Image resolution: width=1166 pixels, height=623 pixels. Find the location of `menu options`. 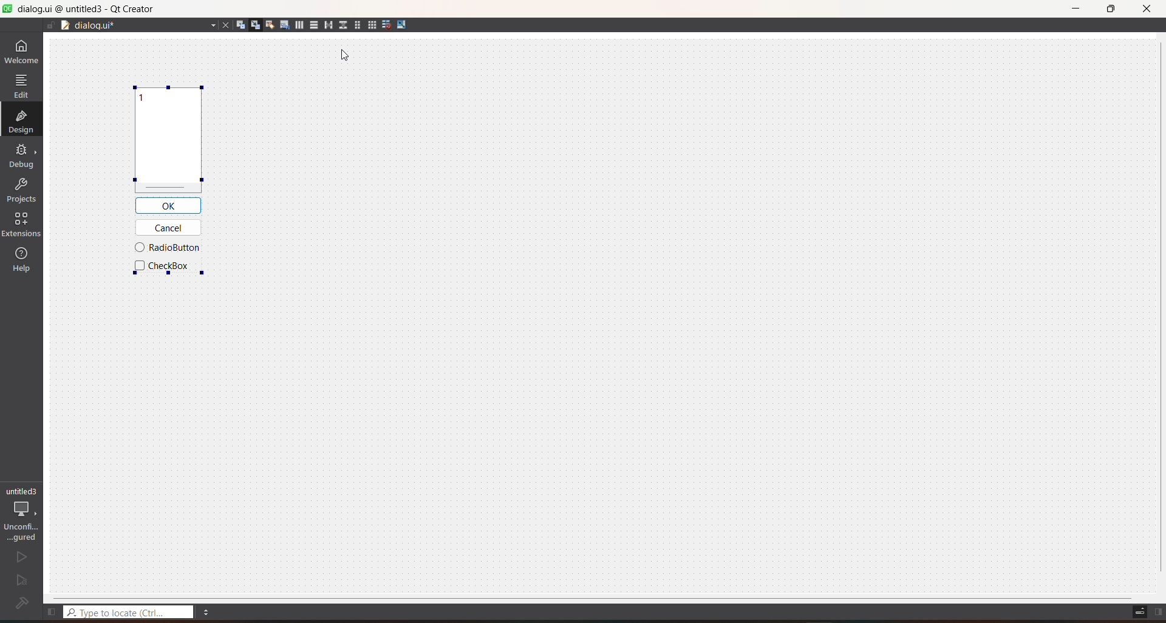

menu options is located at coordinates (210, 613).